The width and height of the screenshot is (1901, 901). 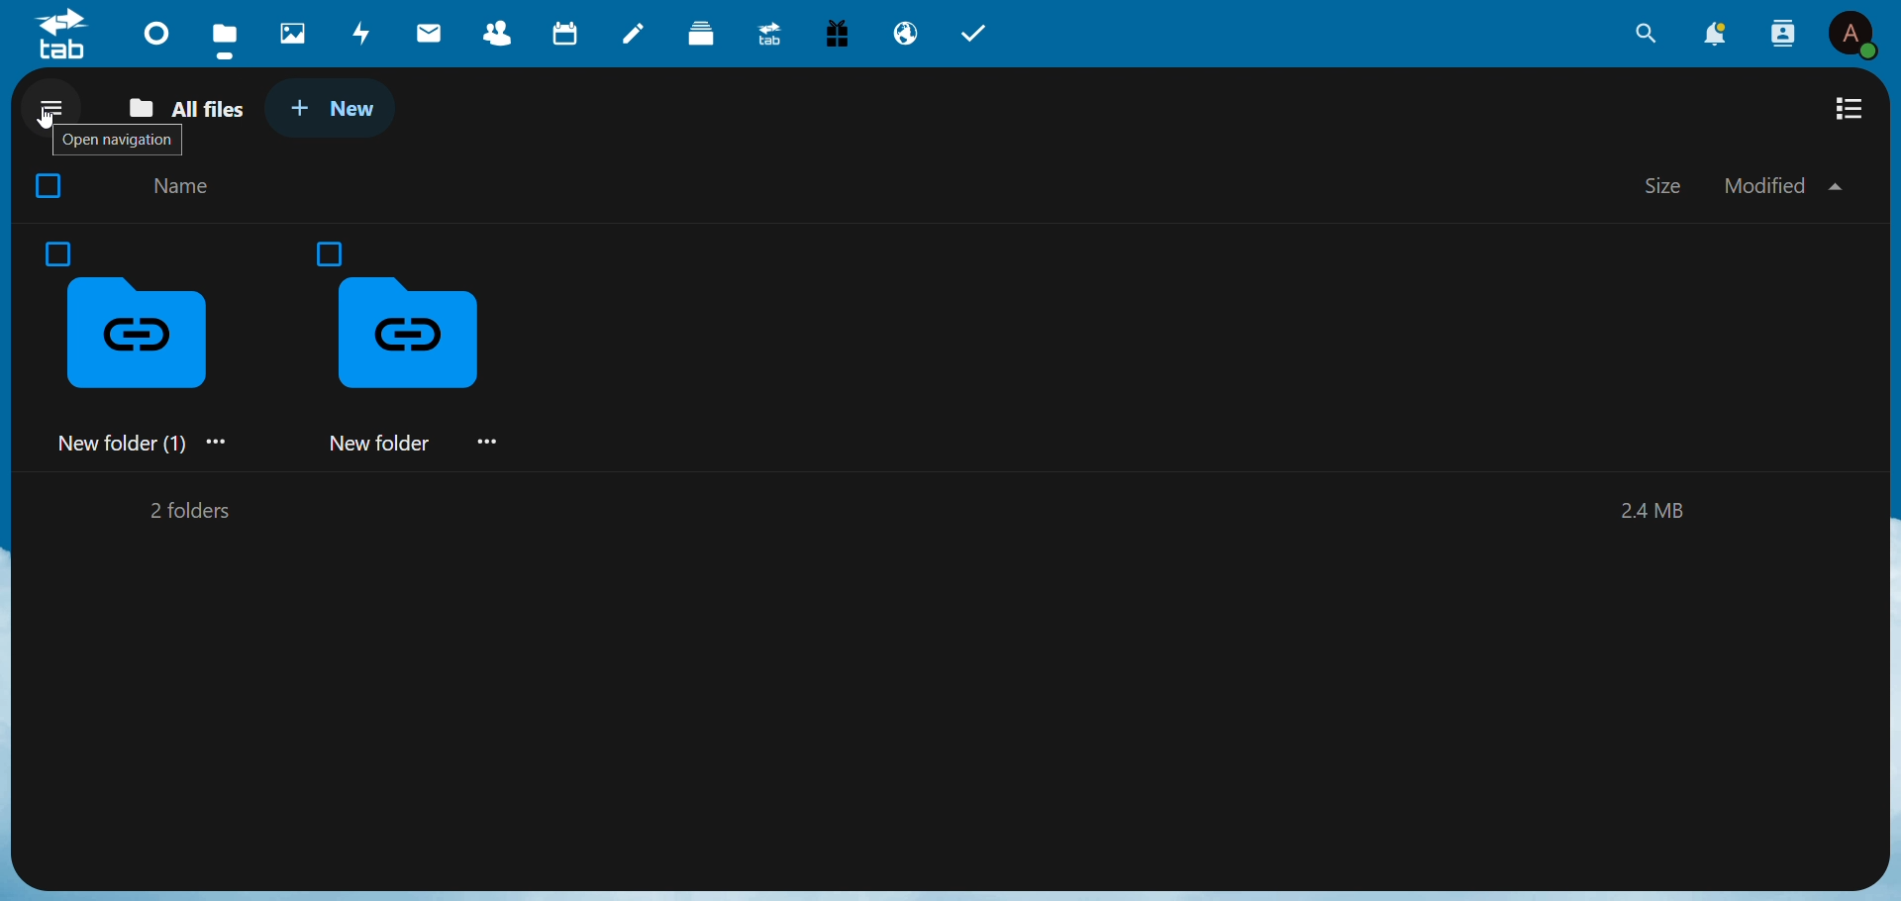 I want to click on memory, so click(x=1656, y=513).